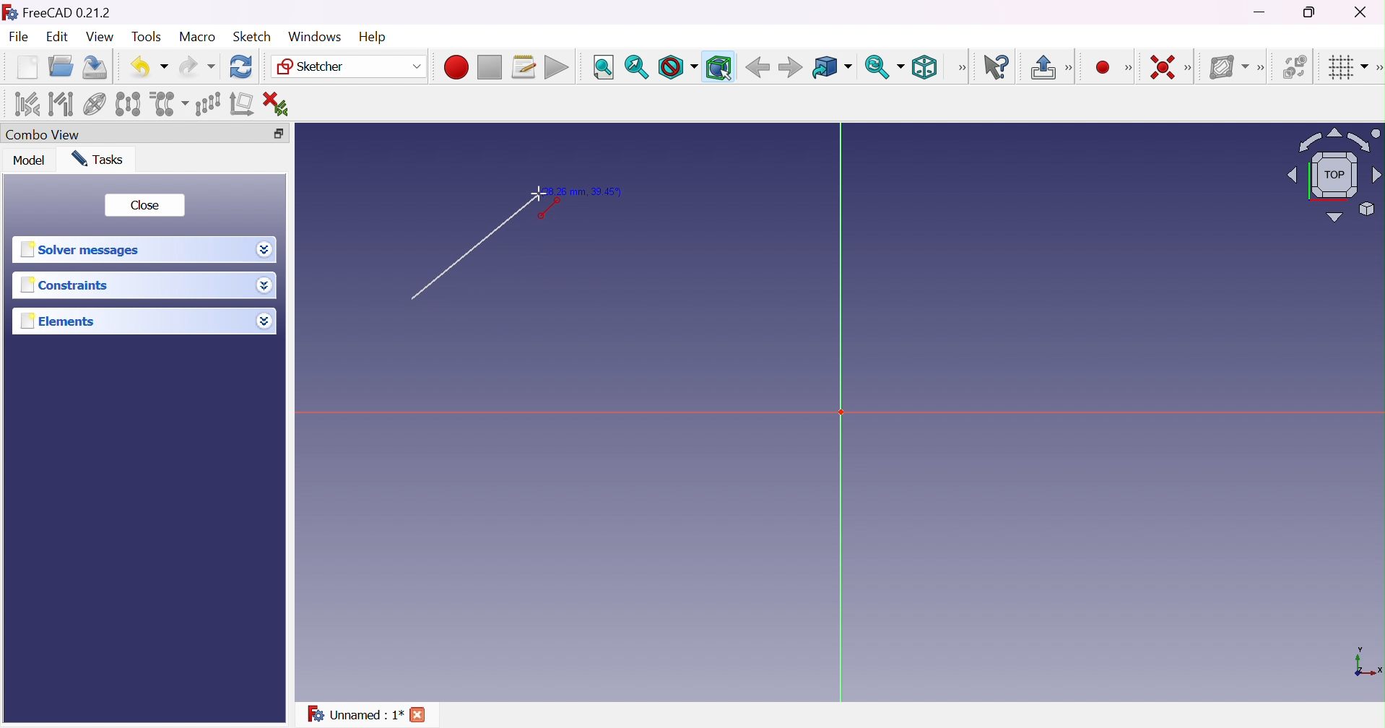 This screenshot has width=1385, height=728. What do you see at coordinates (264, 286) in the screenshot?
I see `Drop down` at bounding box center [264, 286].